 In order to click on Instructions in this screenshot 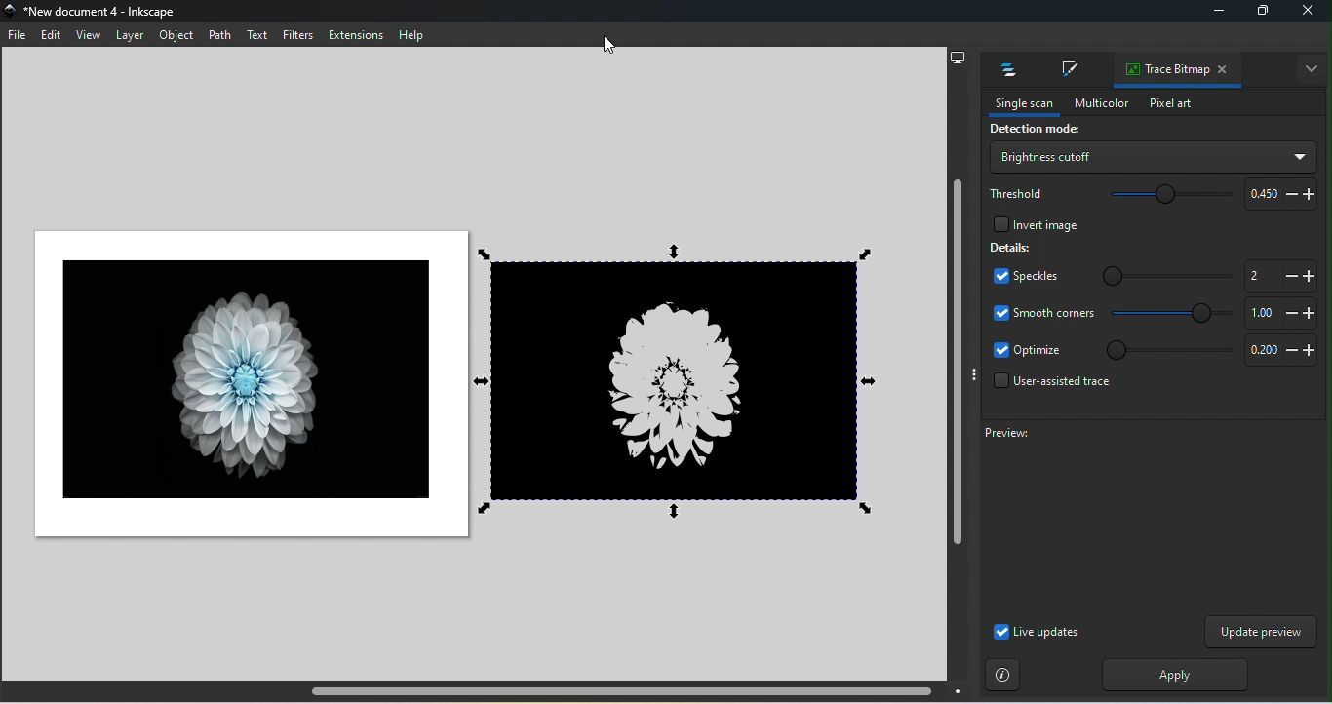, I will do `click(1003, 676)`.